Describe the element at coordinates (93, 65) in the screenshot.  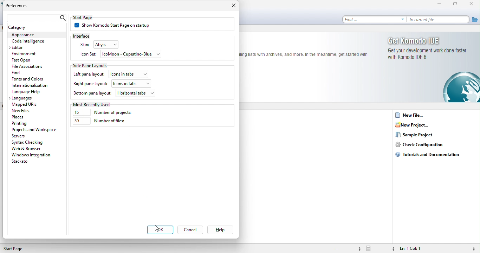
I see `side pane layouts` at that location.